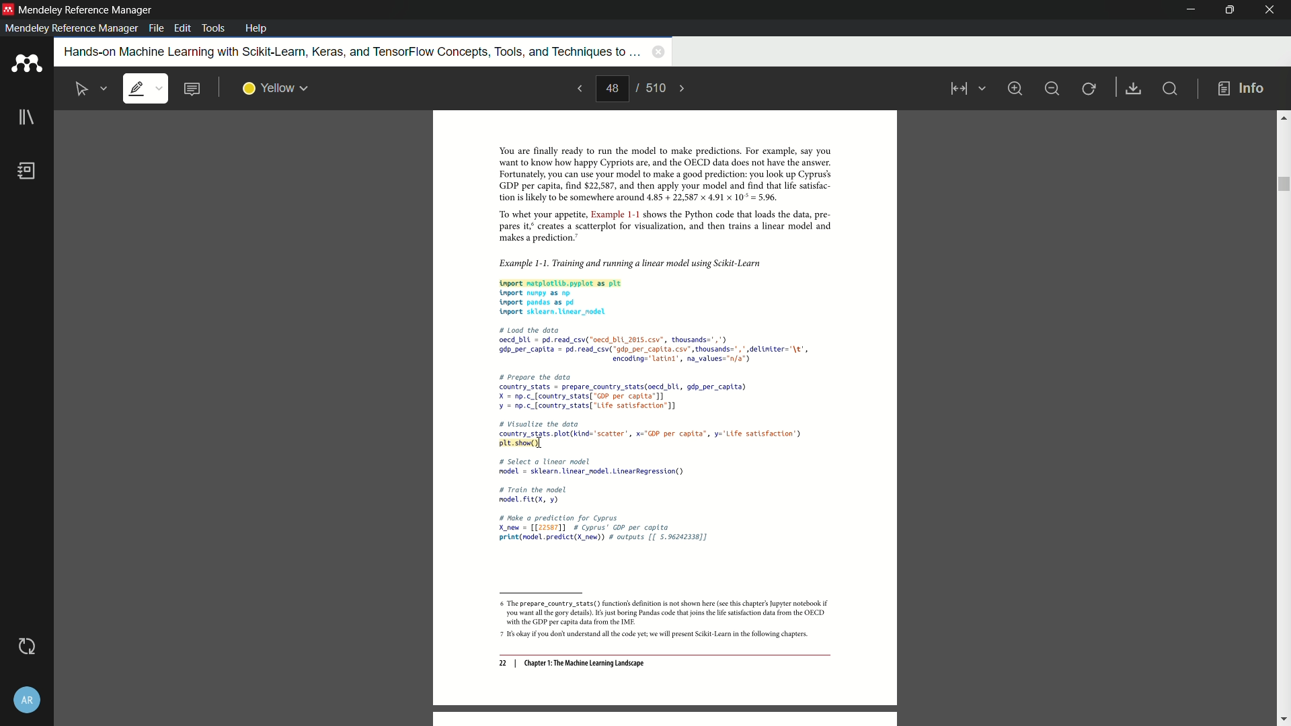  I want to click on app icon, so click(26, 64).